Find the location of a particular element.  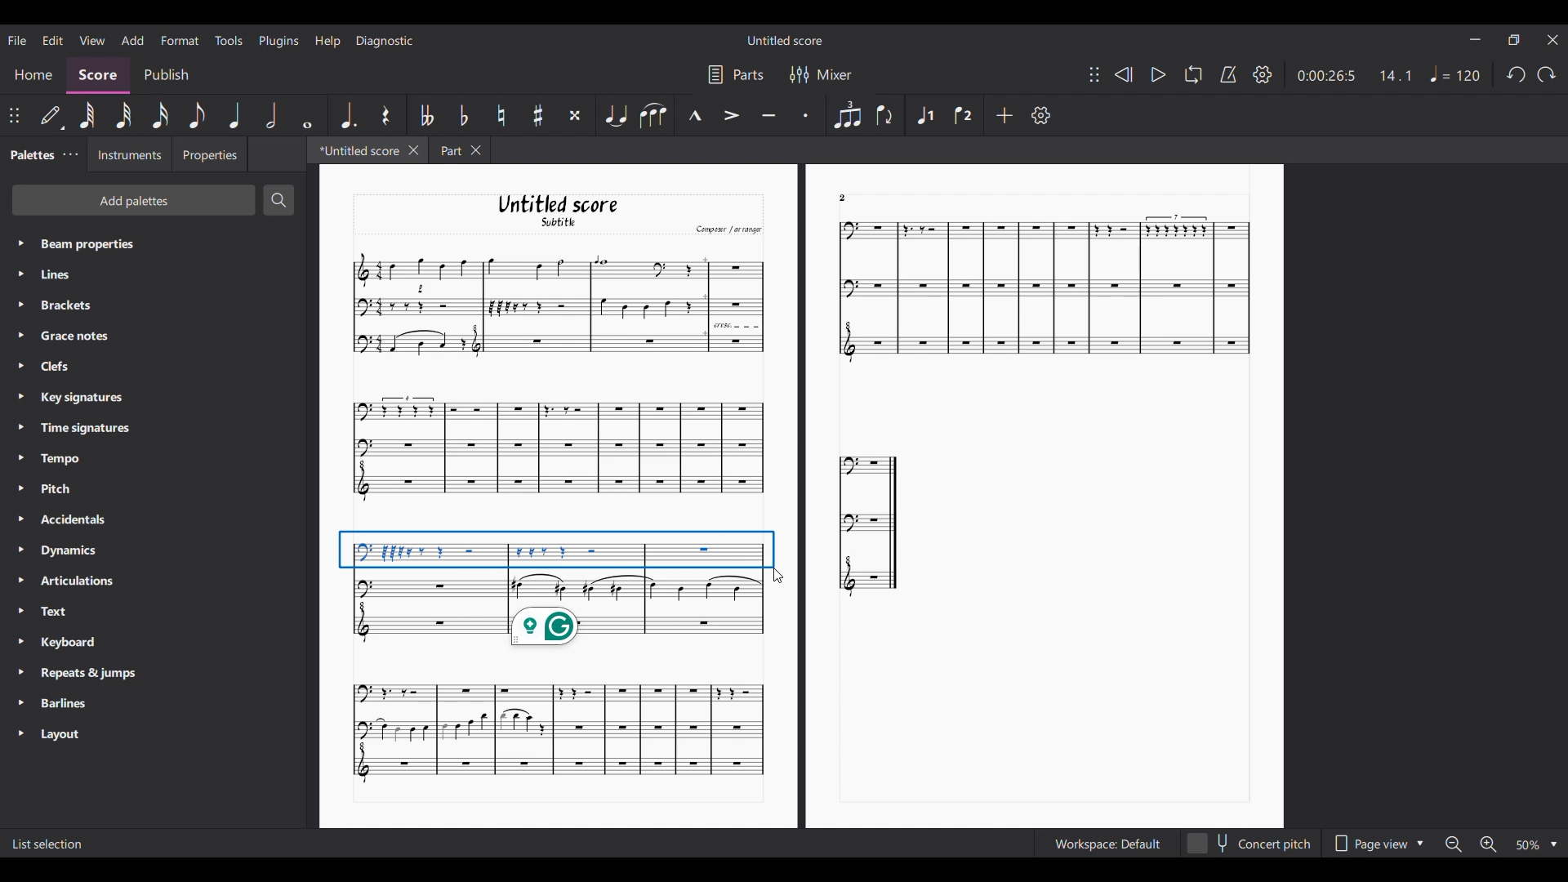

> Text is located at coordinates (52, 616).